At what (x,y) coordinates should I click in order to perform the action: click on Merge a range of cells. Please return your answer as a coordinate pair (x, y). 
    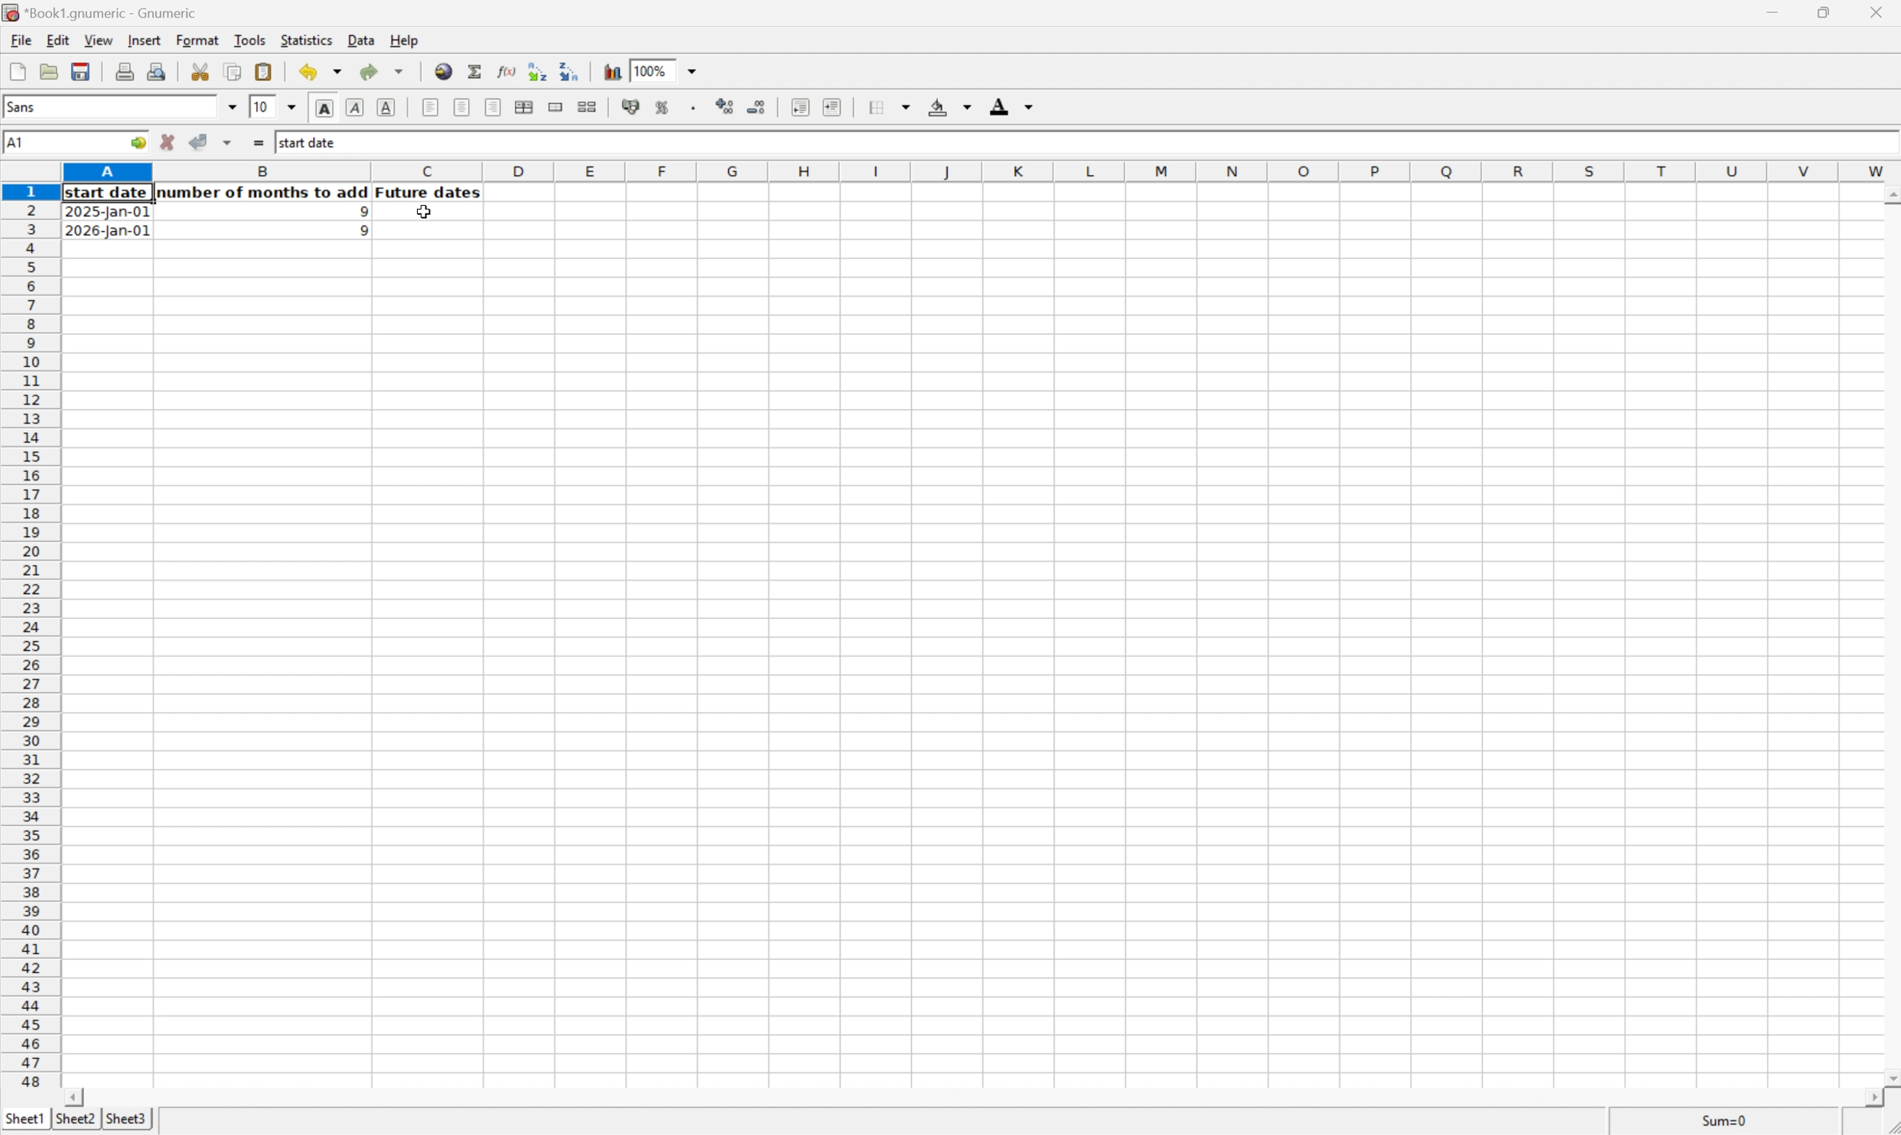
    Looking at the image, I should click on (552, 106).